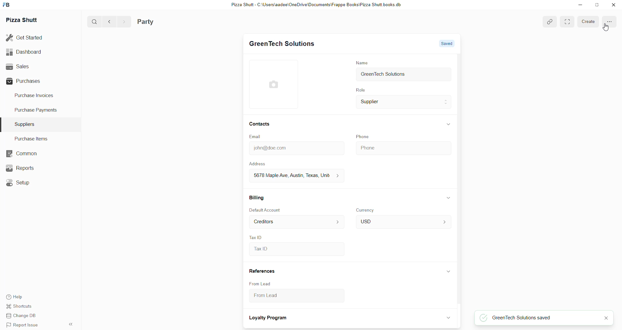 This screenshot has height=330, width=622. I want to click on ‘Common, so click(21, 153).